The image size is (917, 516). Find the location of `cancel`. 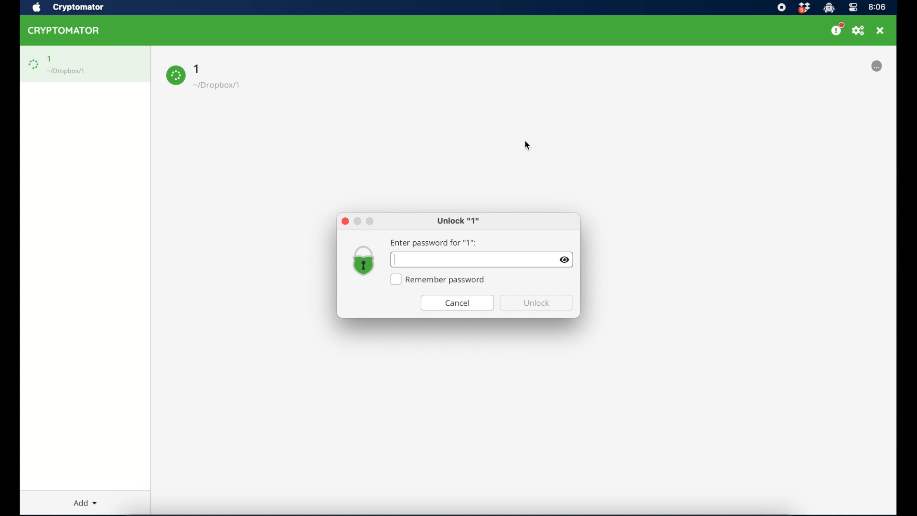

cancel is located at coordinates (457, 303).